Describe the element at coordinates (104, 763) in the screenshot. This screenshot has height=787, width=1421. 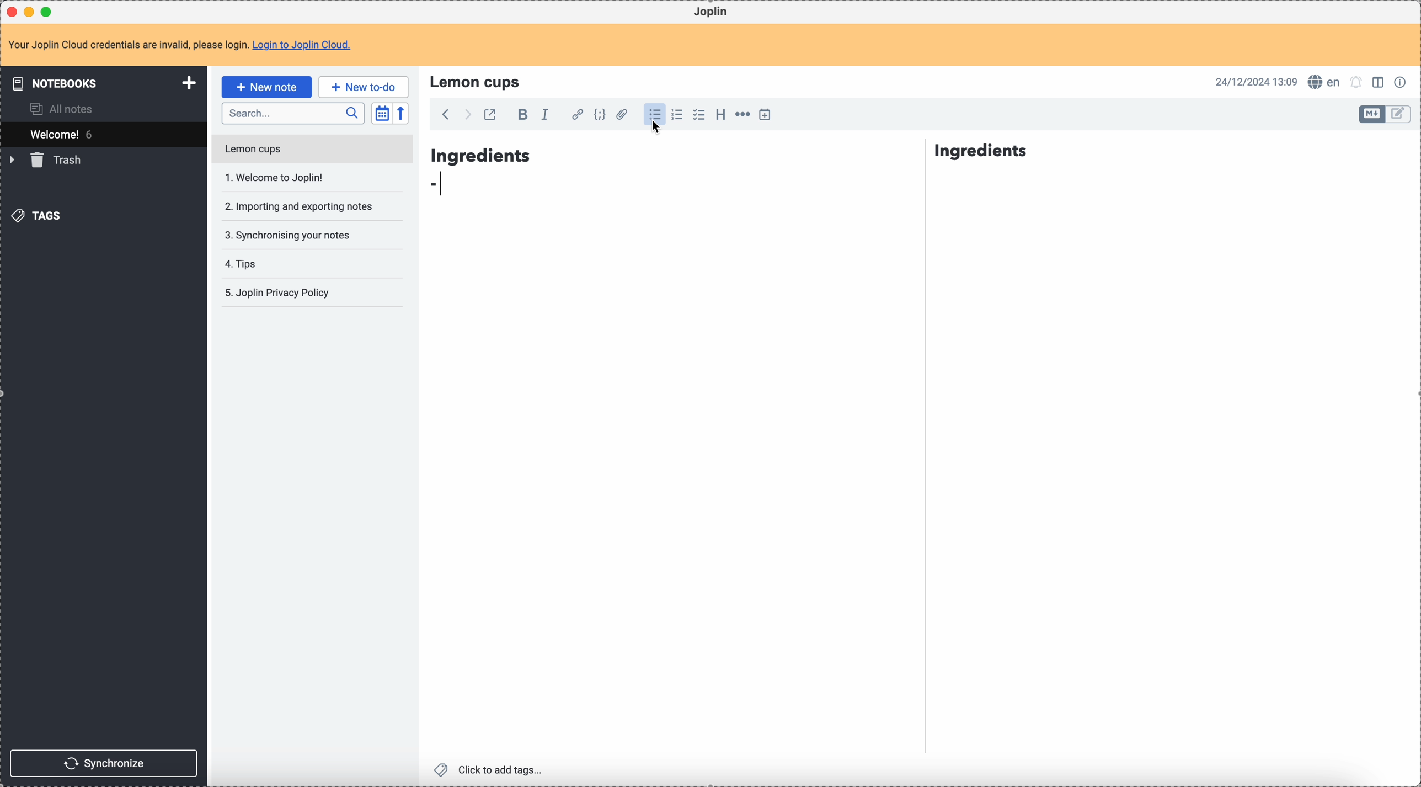
I see `synchronize` at that location.